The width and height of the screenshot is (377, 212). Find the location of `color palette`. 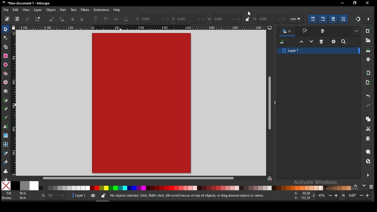

color palette is located at coordinates (195, 188).